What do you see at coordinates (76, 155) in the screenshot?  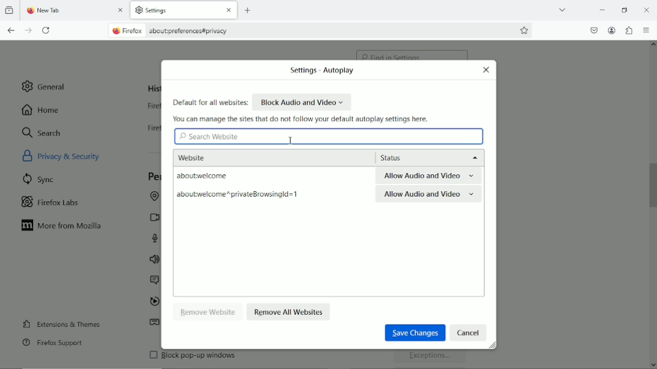 I see `privacy & security` at bounding box center [76, 155].